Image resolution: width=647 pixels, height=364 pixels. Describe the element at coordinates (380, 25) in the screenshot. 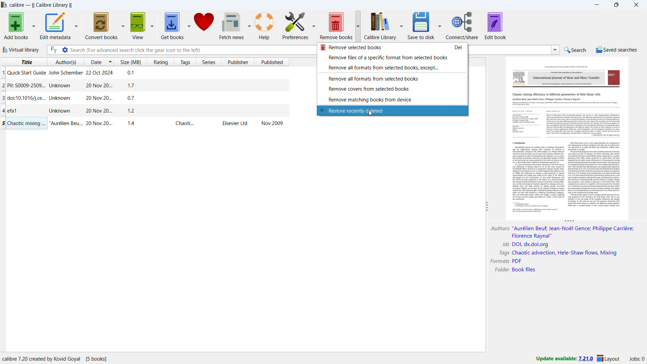

I see `calibre library` at that location.